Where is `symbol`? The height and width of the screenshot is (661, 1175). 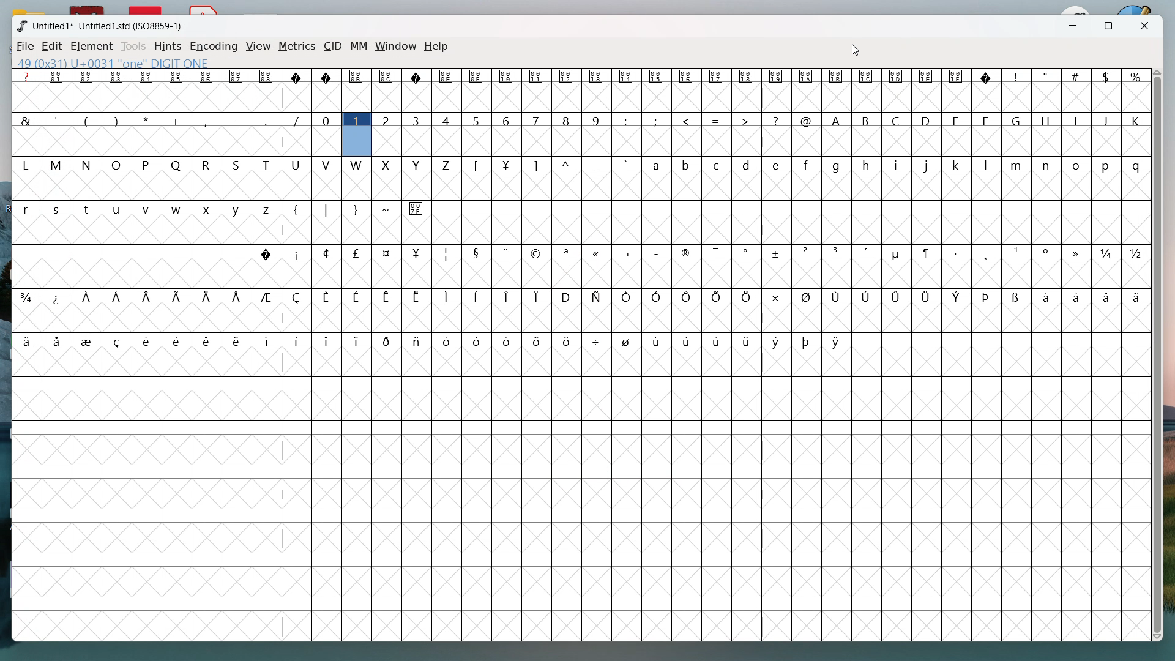 symbol is located at coordinates (508, 164).